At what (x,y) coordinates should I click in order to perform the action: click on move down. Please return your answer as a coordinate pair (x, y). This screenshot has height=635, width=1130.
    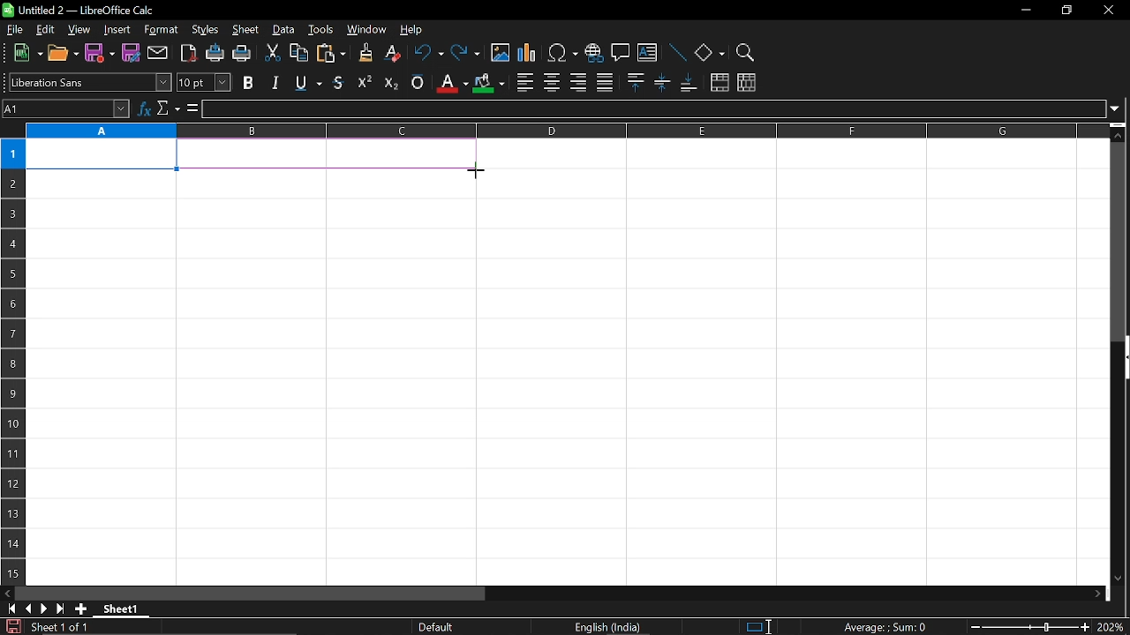
    Looking at the image, I should click on (1121, 579).